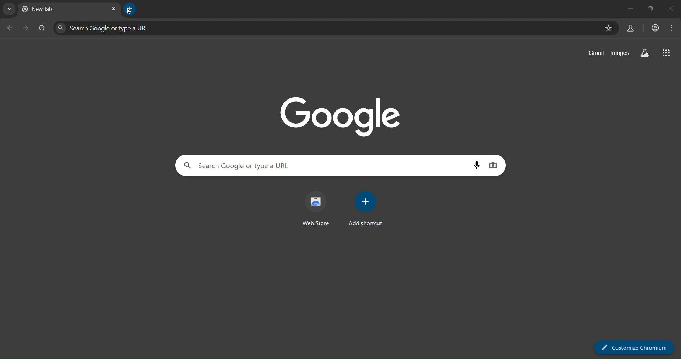 The image size is (681, 359). I want to click on current tab, so click(44, 9).